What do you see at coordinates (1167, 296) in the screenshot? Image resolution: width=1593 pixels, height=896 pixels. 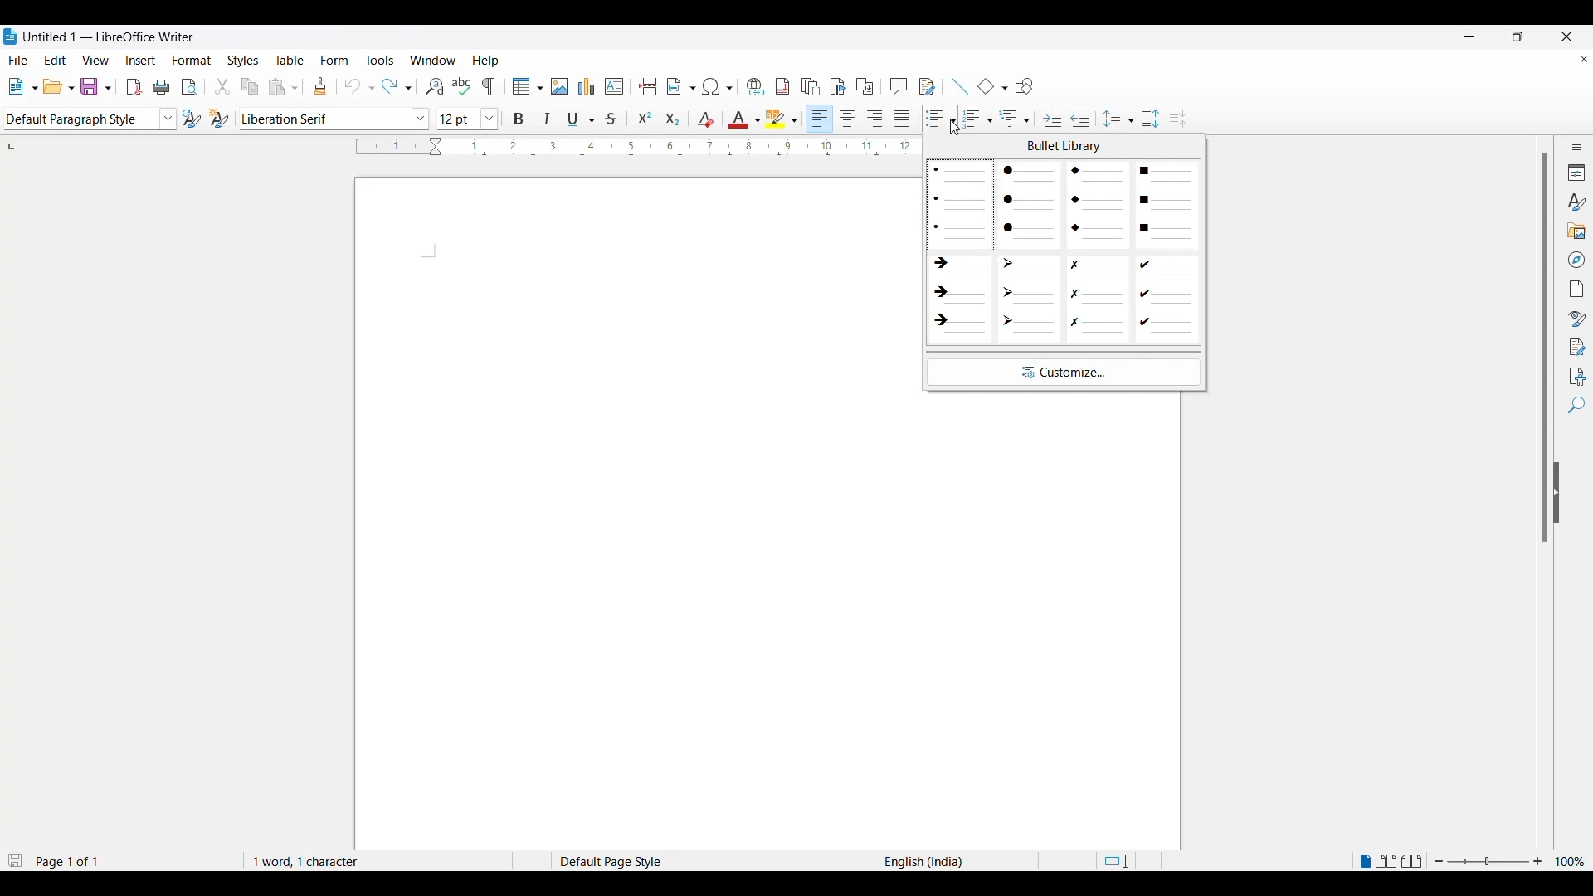 I see `Check unordered bullets` at bounding box center [1167, 296].